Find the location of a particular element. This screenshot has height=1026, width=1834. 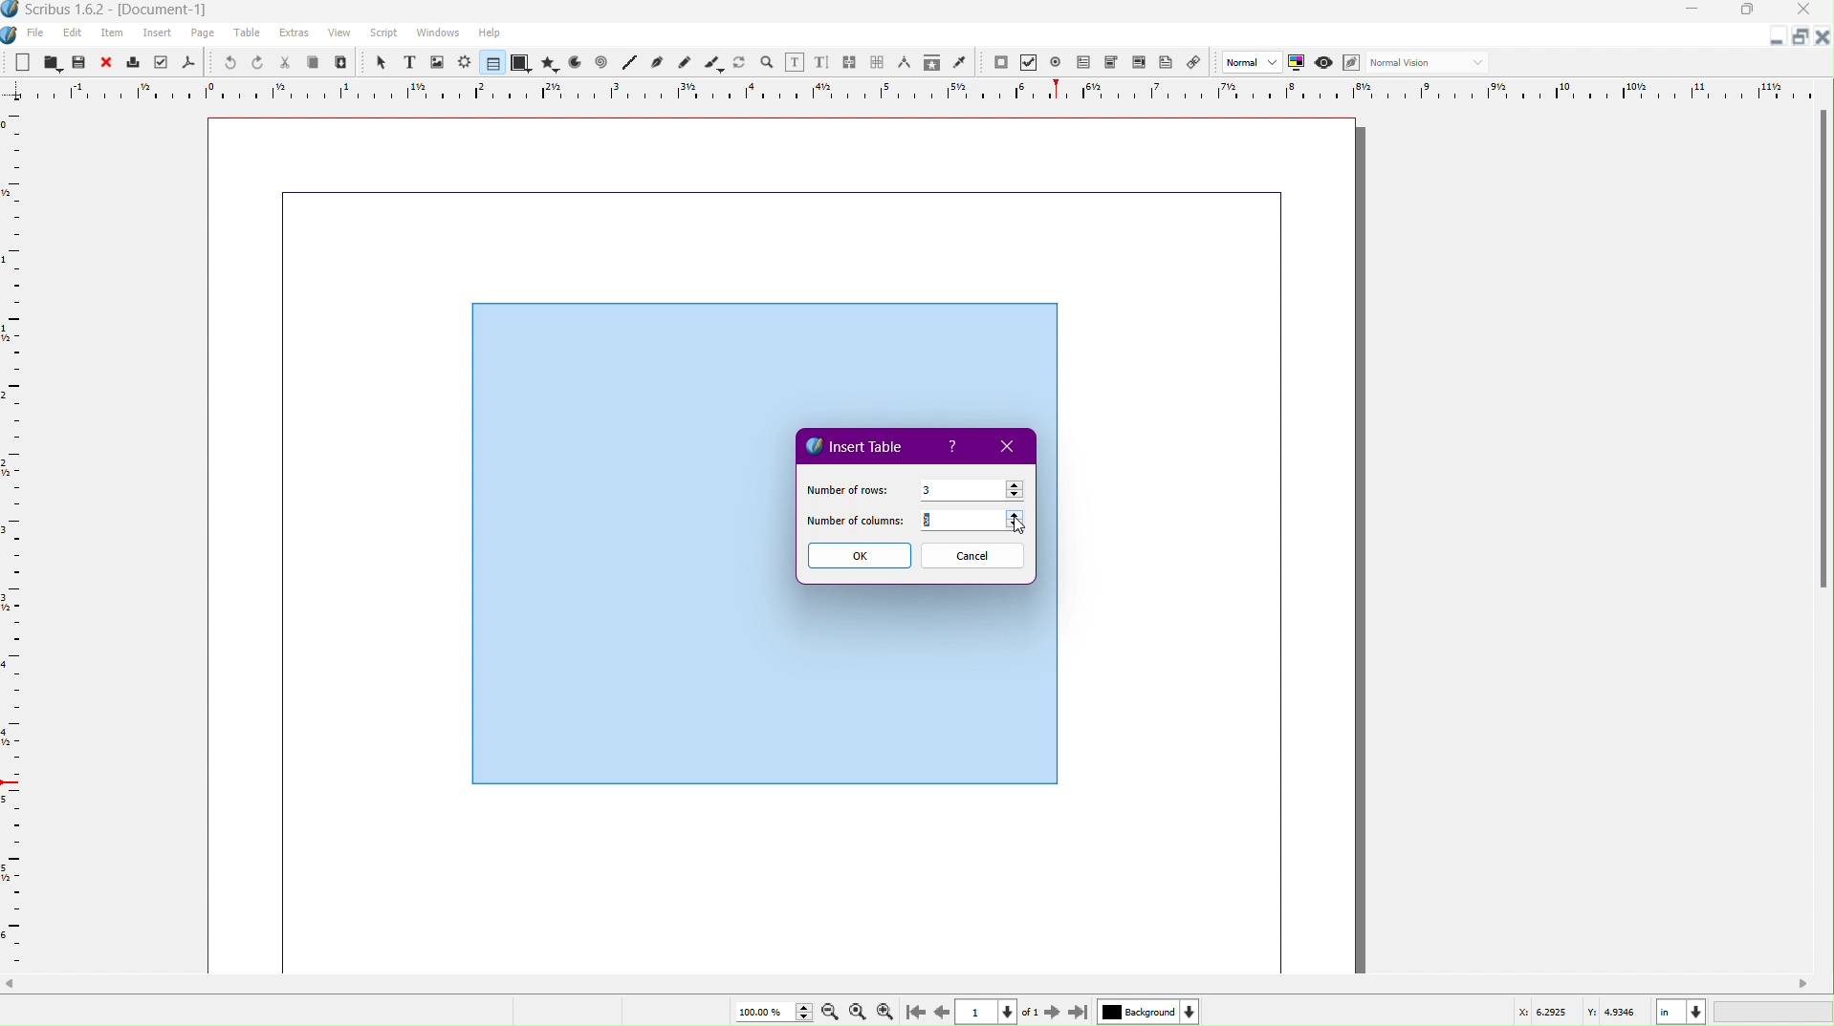

Background Color is located at coordinates (1146, 1011).